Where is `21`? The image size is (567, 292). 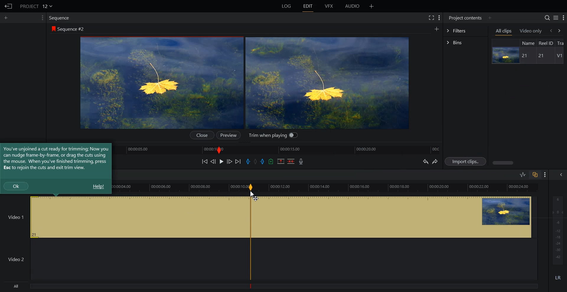 21 is located at coordinates (540, 56).